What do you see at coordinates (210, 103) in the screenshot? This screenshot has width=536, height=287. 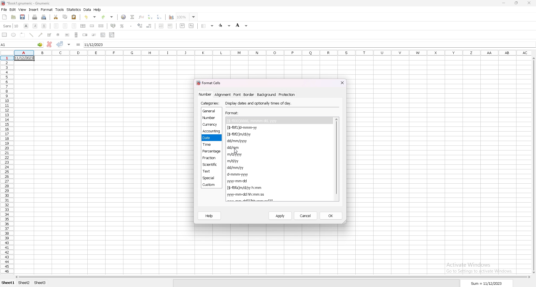 I see `categories` at bounding box center [210, 103].